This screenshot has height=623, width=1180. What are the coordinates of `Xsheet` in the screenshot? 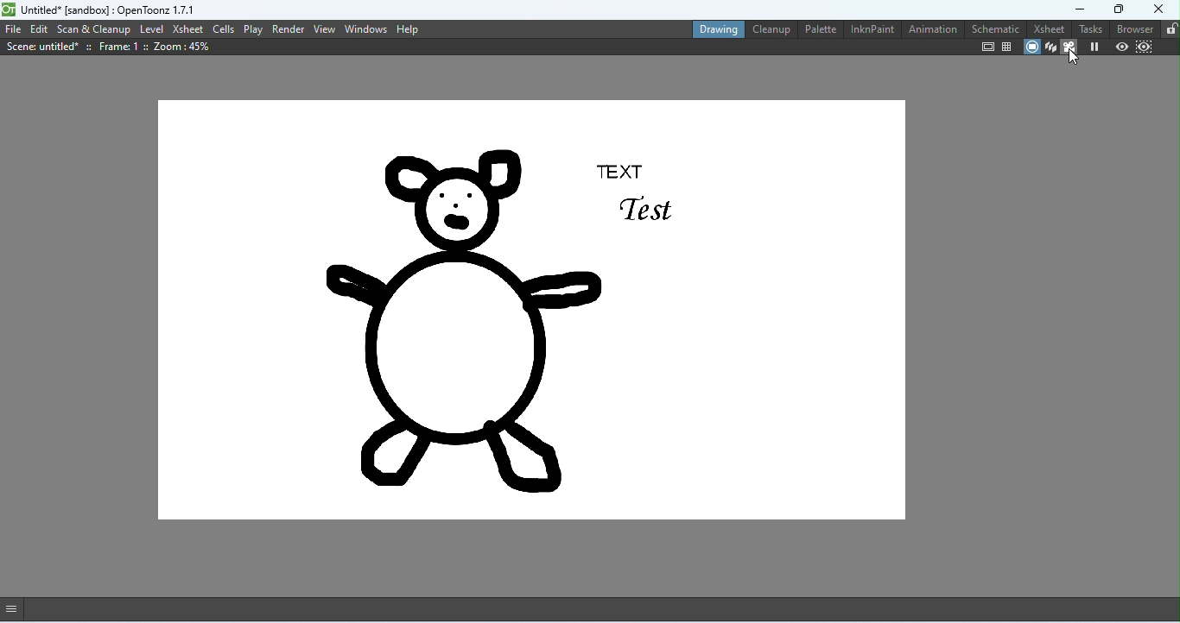 It's located at (1045, 28).